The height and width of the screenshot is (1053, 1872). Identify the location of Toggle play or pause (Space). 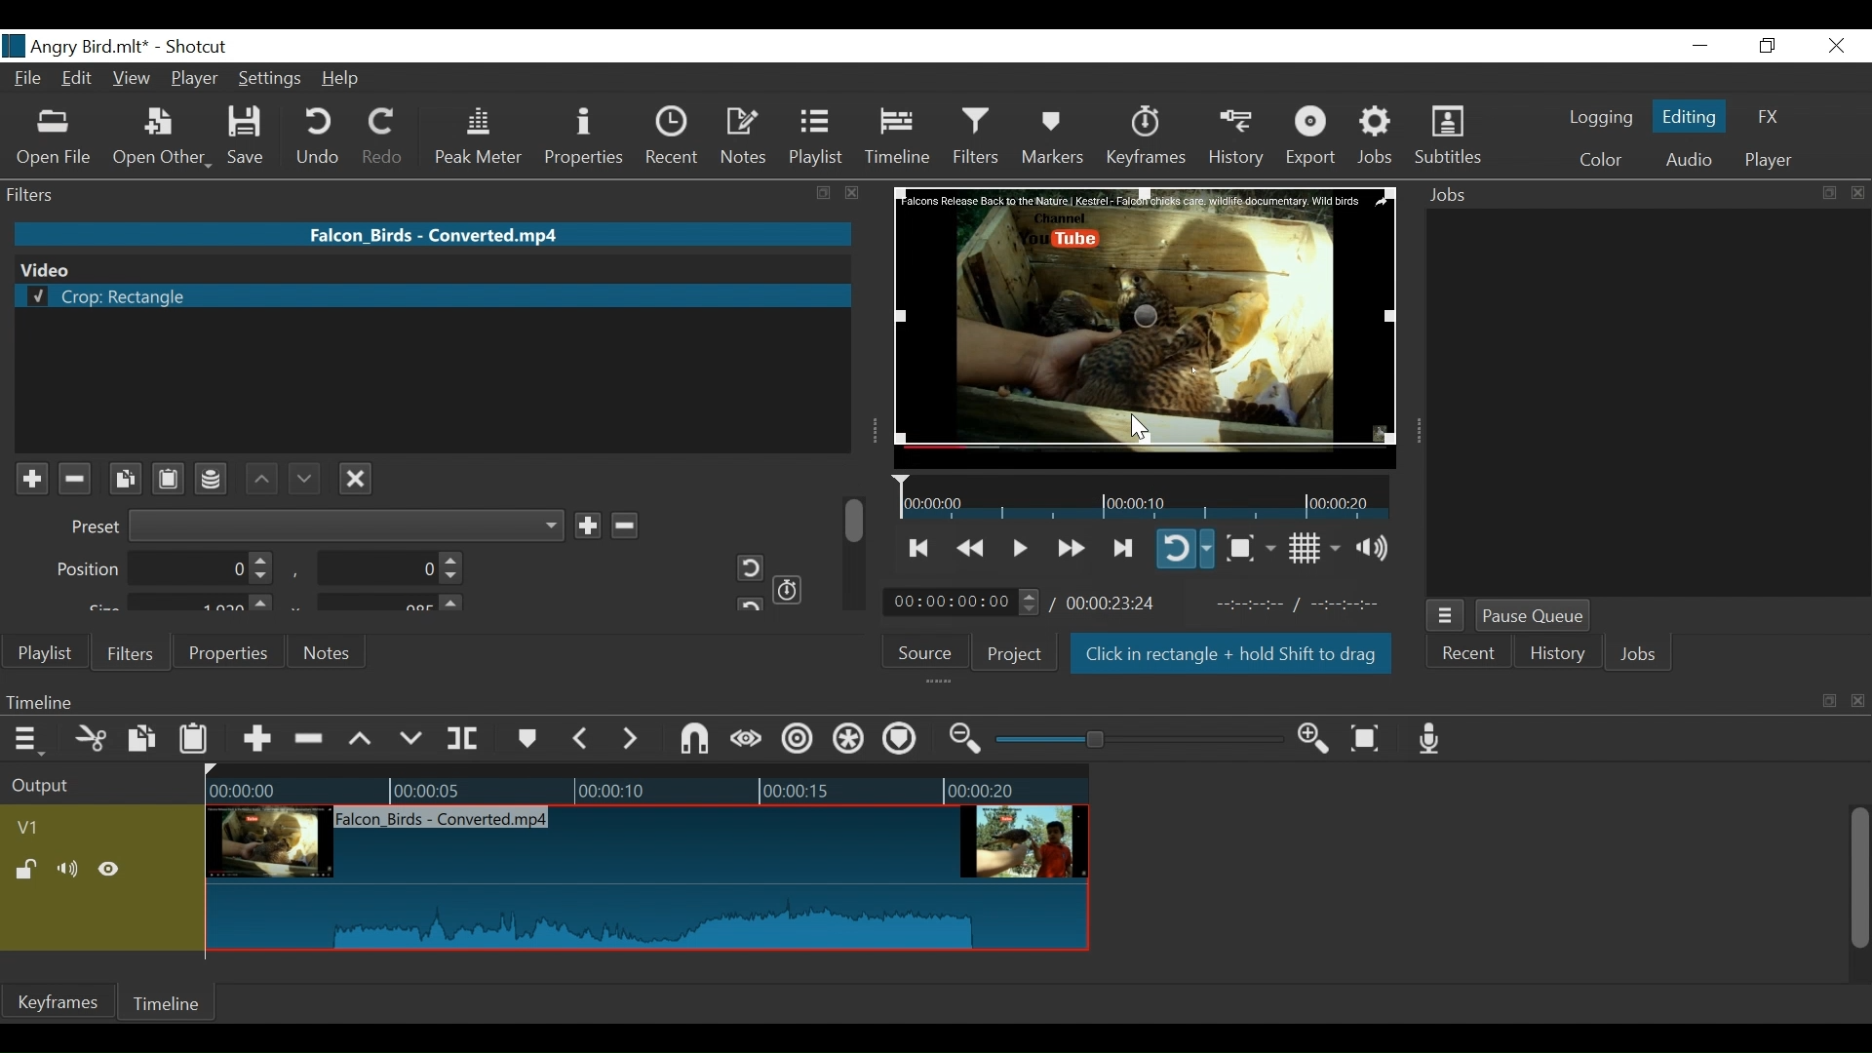
(1017, 550).